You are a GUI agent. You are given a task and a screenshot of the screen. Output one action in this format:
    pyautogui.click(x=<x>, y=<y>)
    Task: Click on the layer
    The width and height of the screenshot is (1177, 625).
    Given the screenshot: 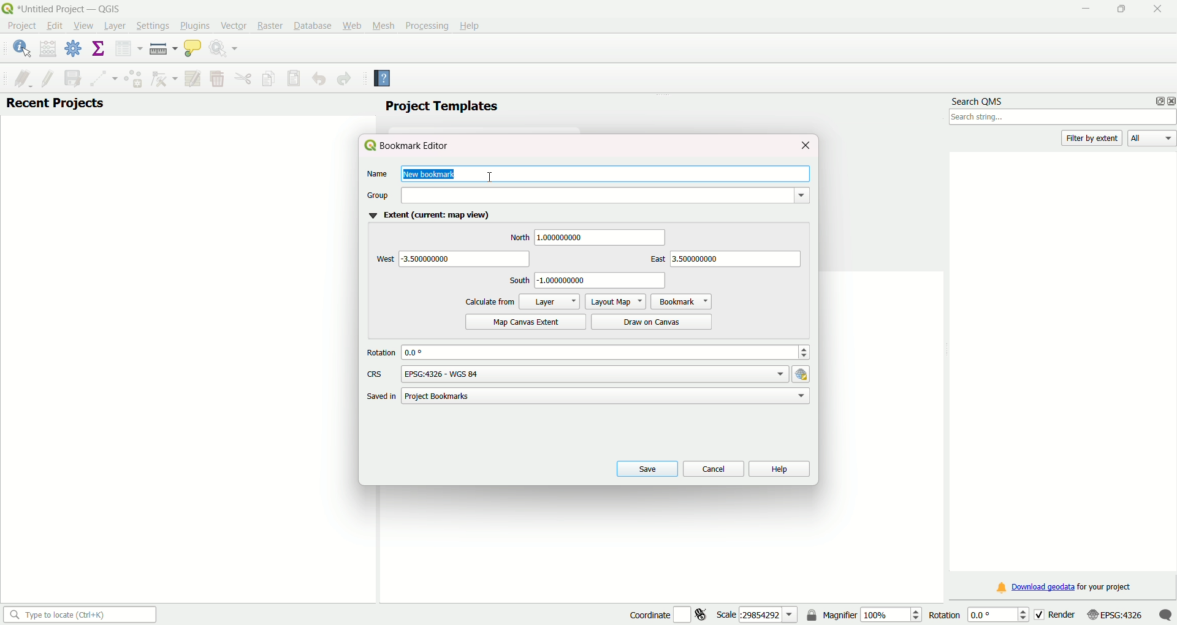 What is the action you would take?
    pyautogui.click(x=549, y=301)
    